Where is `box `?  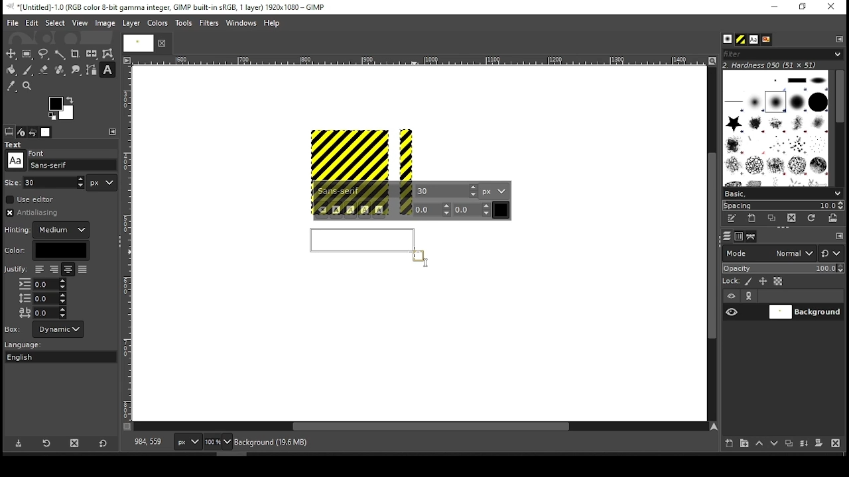 box  is located at coordinates (58, 329).